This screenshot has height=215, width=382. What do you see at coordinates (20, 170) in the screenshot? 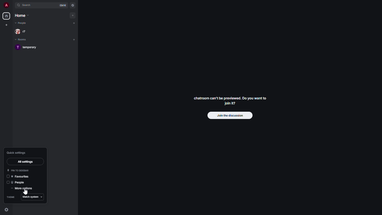
I see `pin to sidebar` at bounding box center [20, 170].